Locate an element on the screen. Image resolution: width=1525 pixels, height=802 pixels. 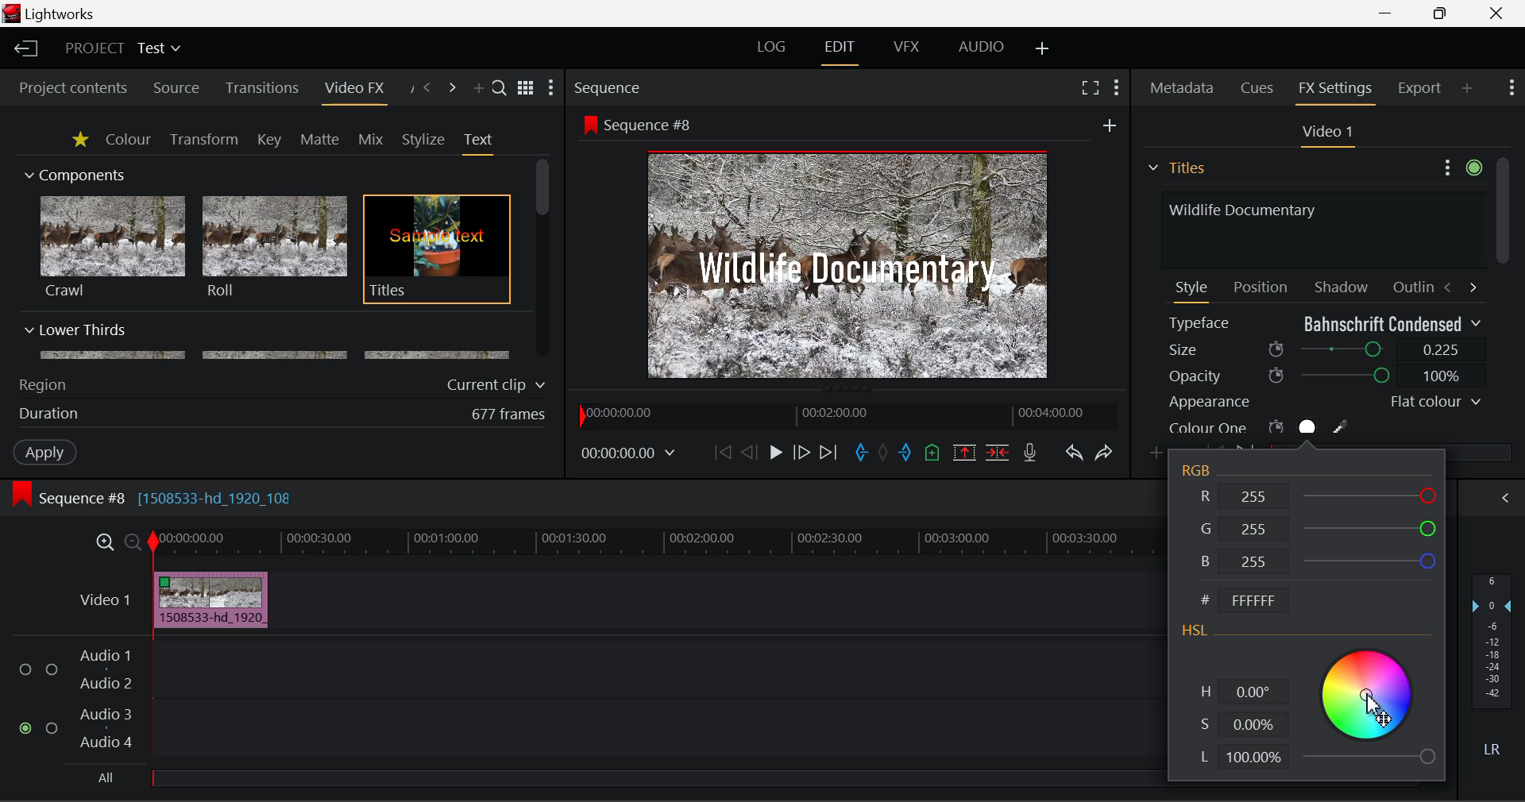
Mark In is located at coordinates (861, 455).